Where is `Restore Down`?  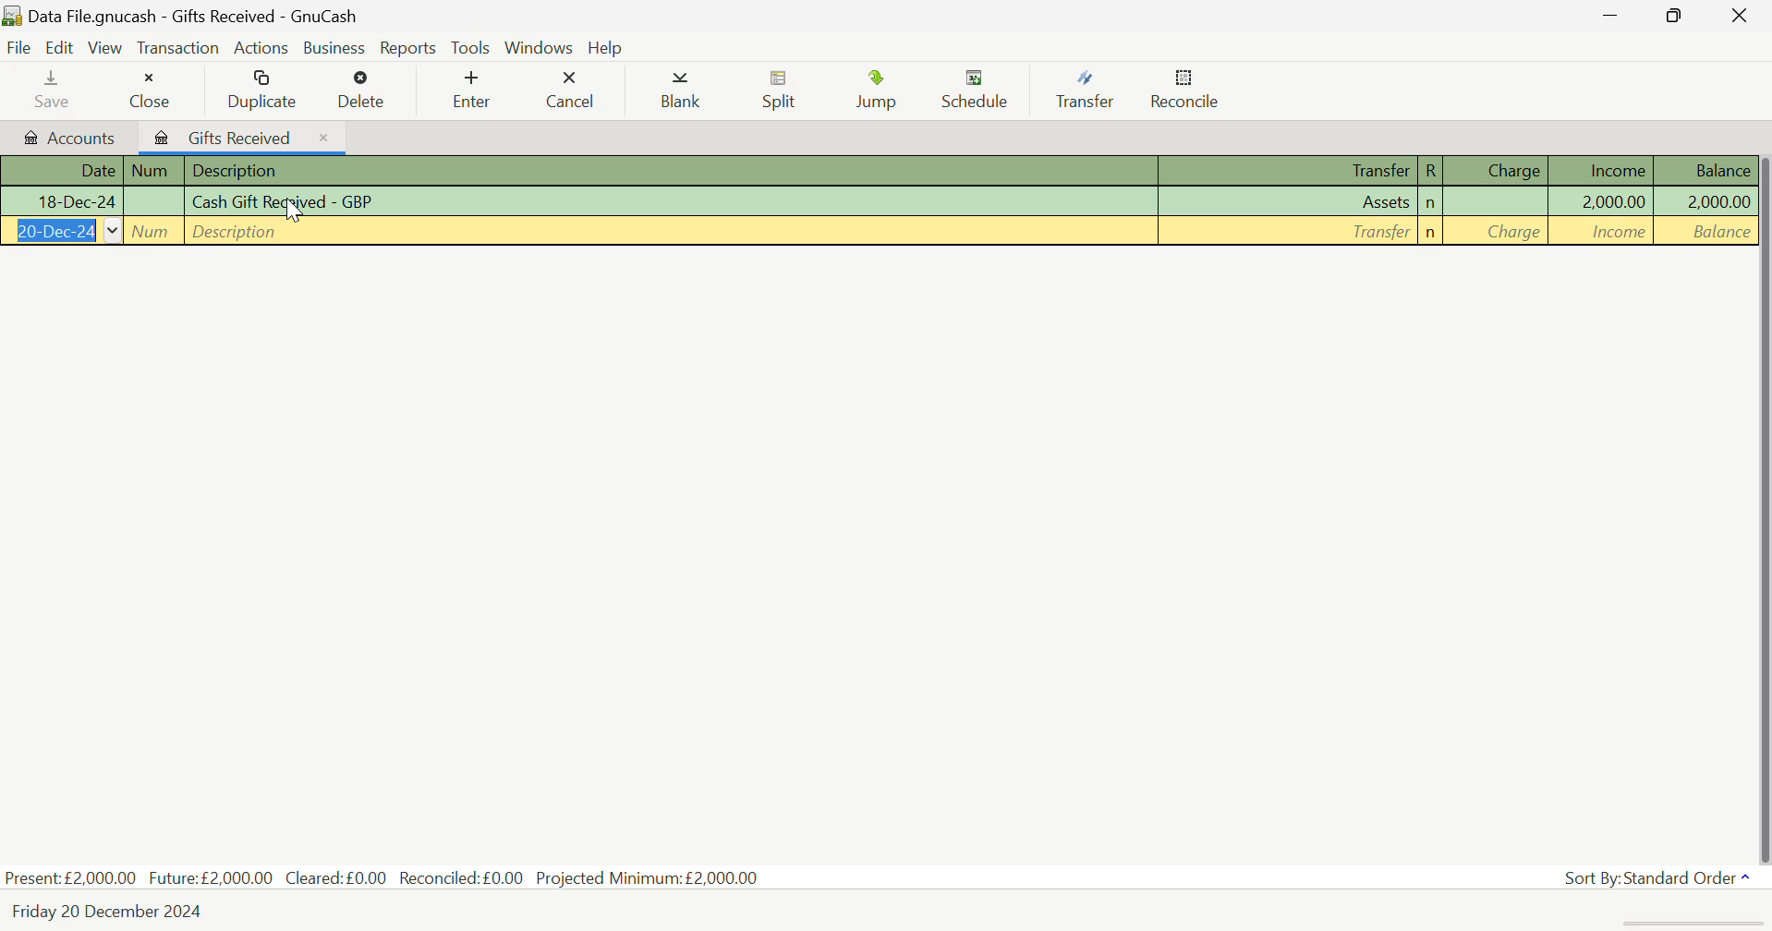
Restore Down is located at coordinates (1614, 15).